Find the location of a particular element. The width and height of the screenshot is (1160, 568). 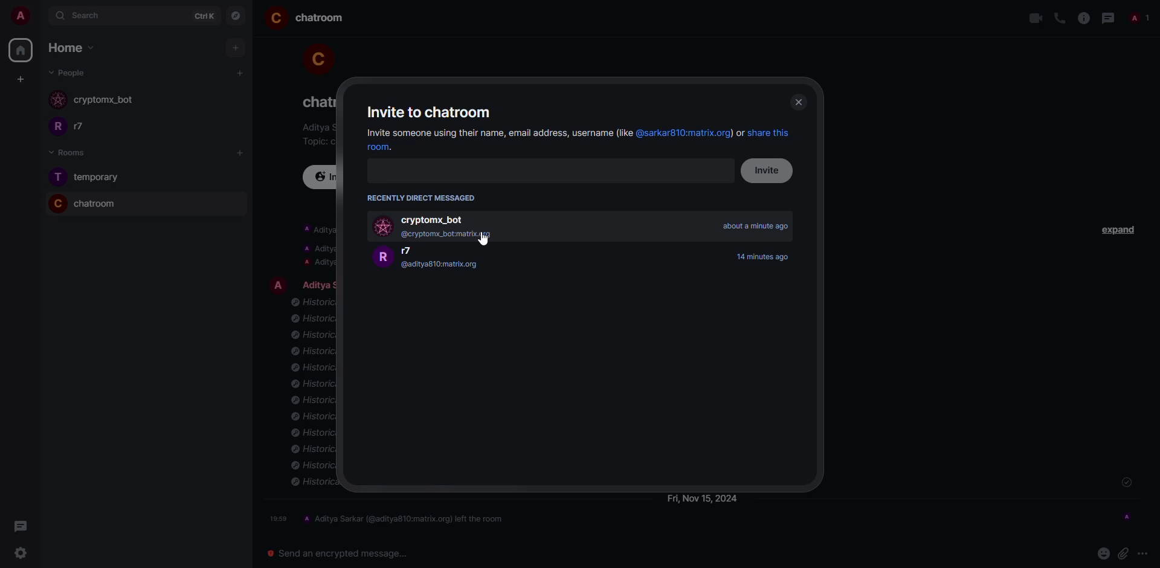

attach is located at coordinates (1123, 552).